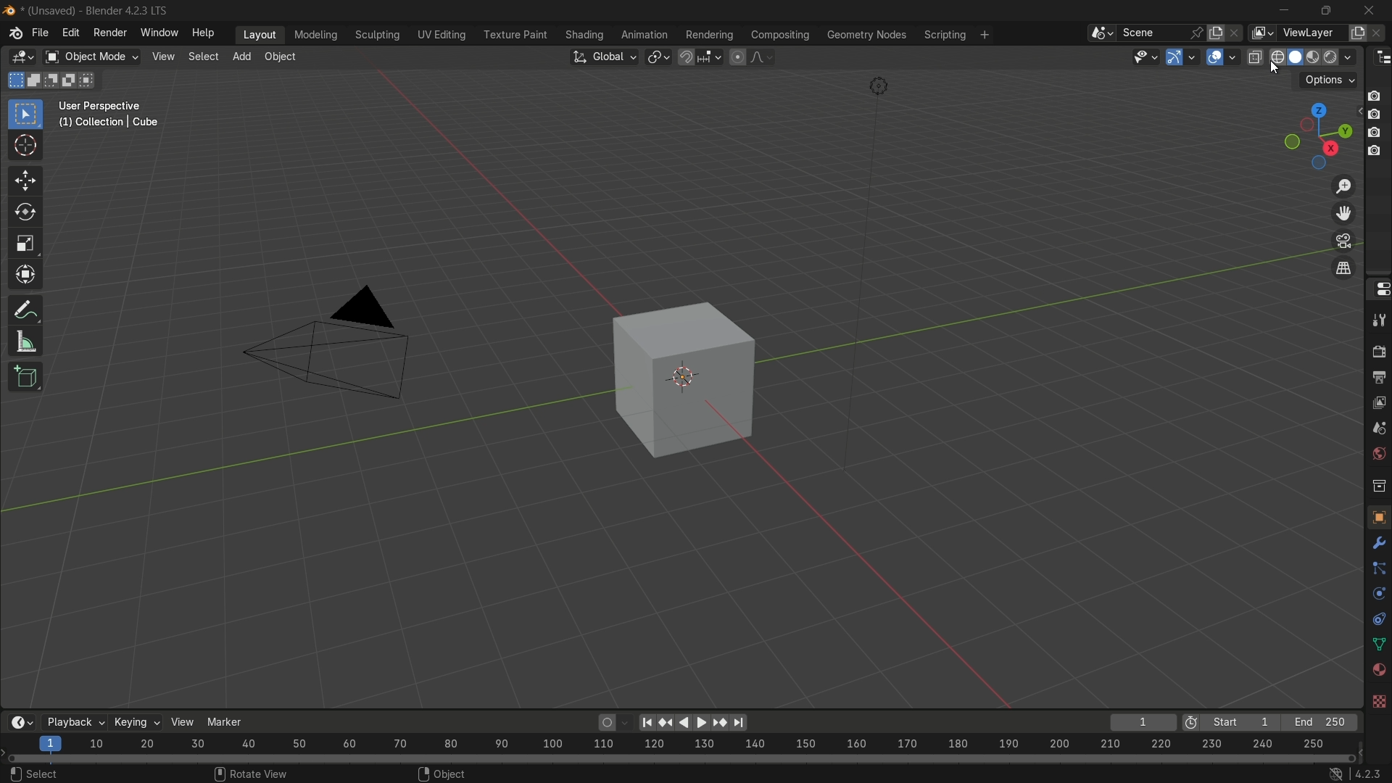 This screenshot has height=783, width=1392. I want to click on transform, so click(30, 275).